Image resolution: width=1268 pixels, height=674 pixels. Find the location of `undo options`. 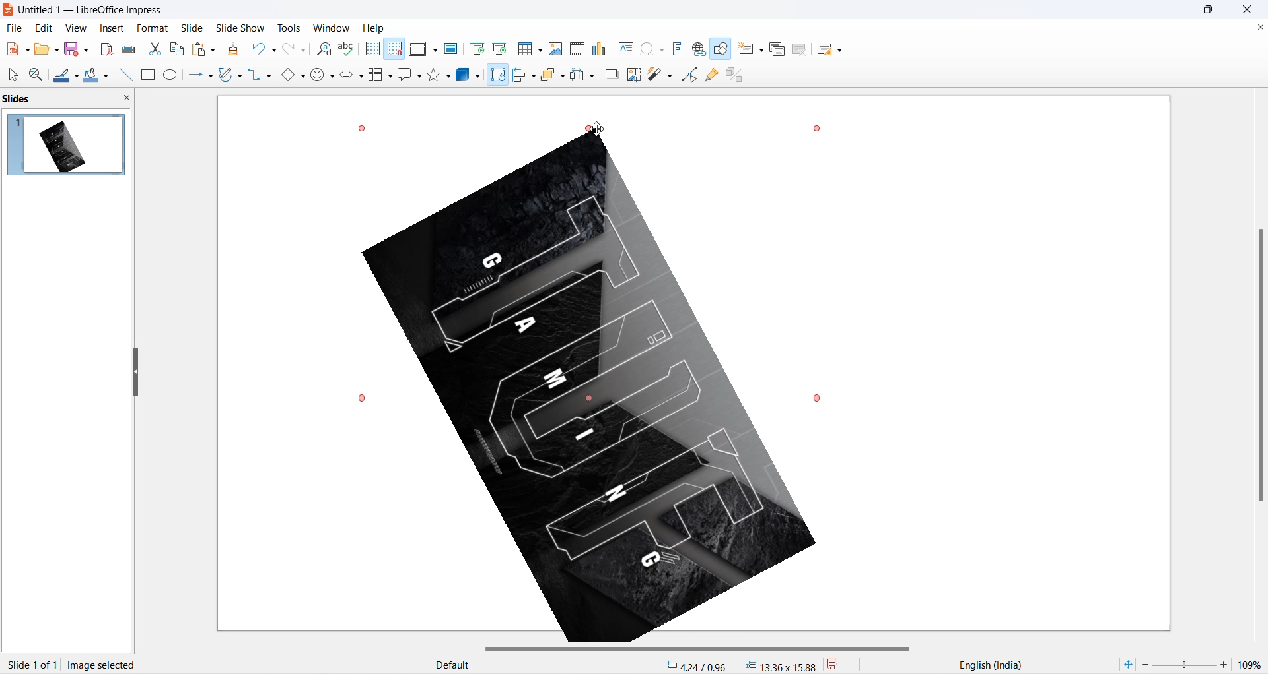

undo options is located at coordinates (273, 51).